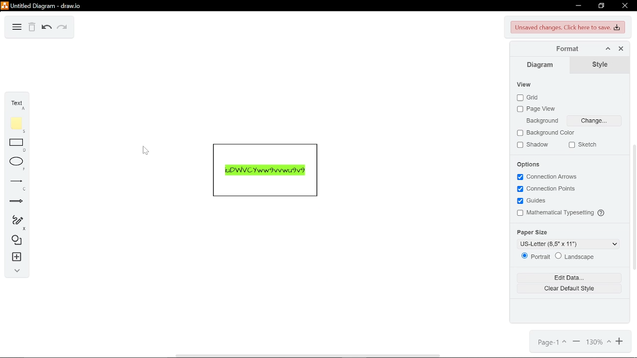 Image resolution: width=637 pixels, height=358 pixels. Describe the element at coordinates (618, 343) in the screenshot. I see `zoom in` at that location.